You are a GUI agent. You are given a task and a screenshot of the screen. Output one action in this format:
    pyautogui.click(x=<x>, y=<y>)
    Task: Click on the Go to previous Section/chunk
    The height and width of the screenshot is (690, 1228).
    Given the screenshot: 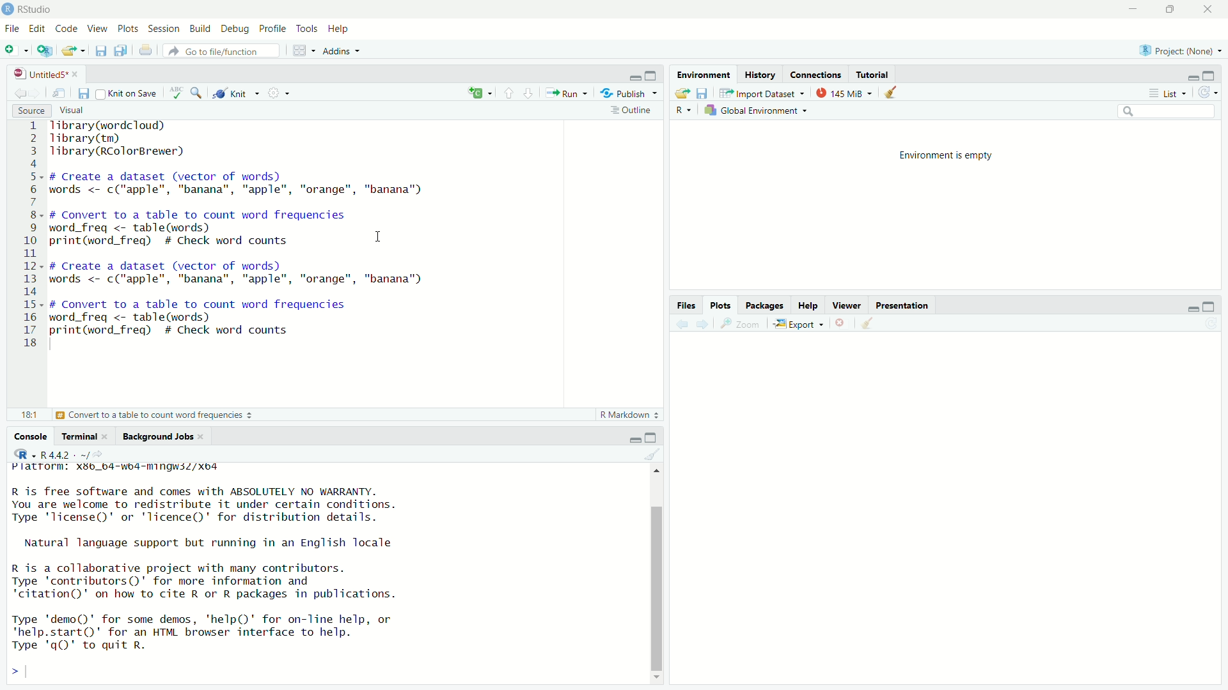 What is the action you would take?
    pyautogui.click(x=510, y=95)
    